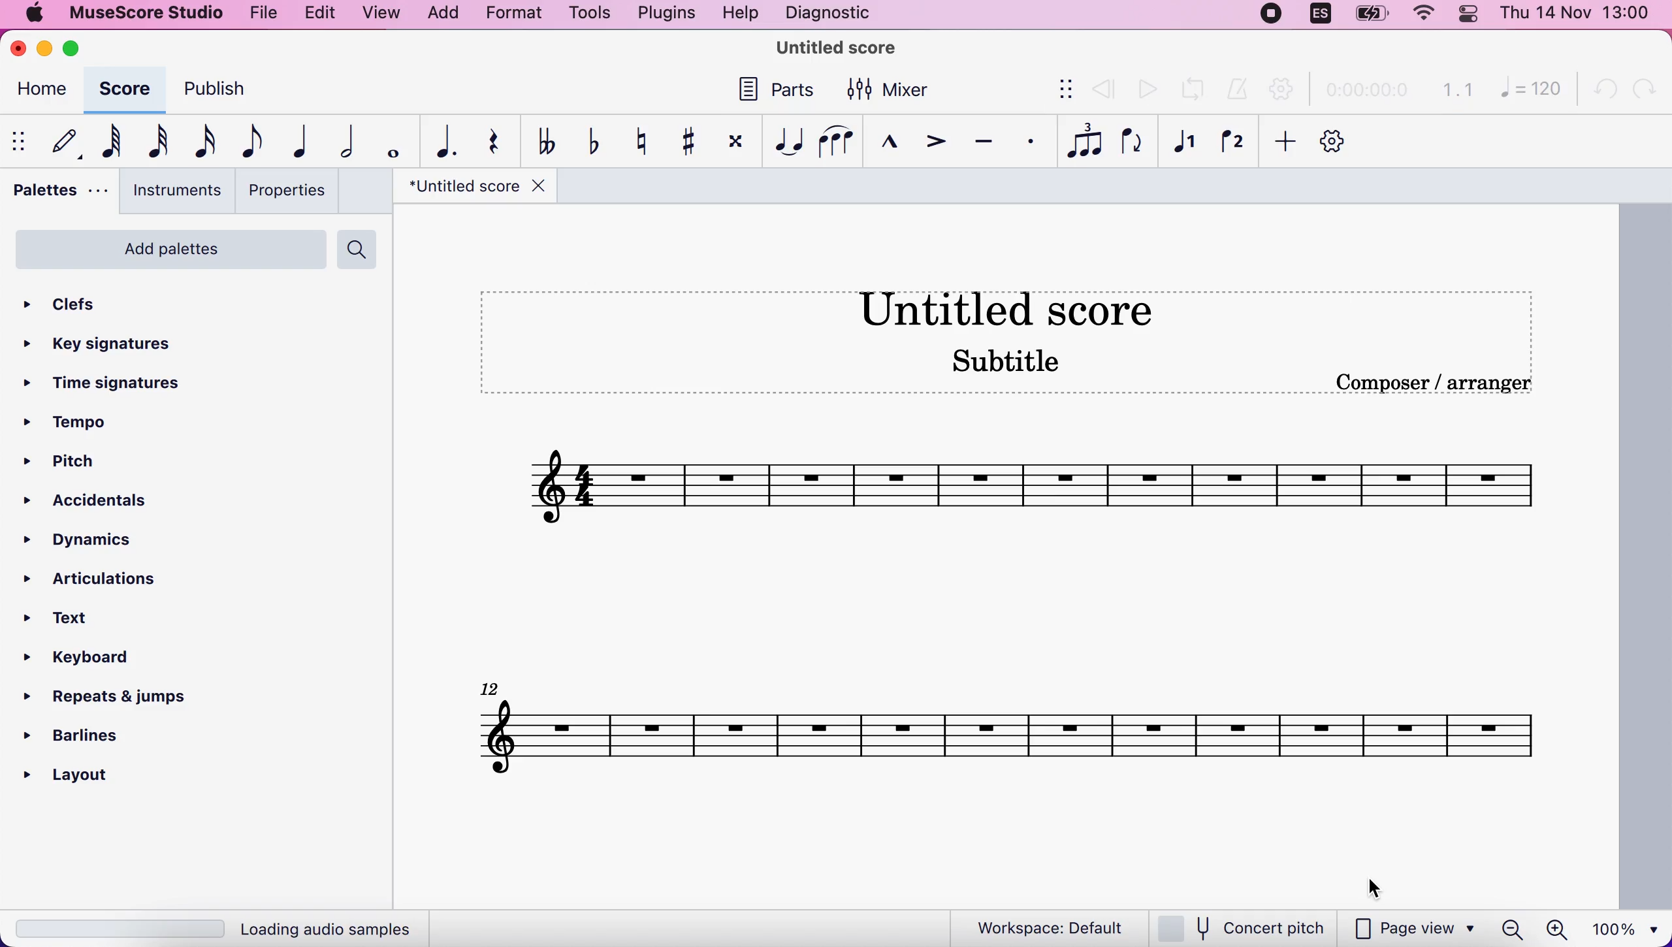  What do you see at coordinates (291, 191) in the screenshot?
I see `properties` at bounding box center [291, 191].